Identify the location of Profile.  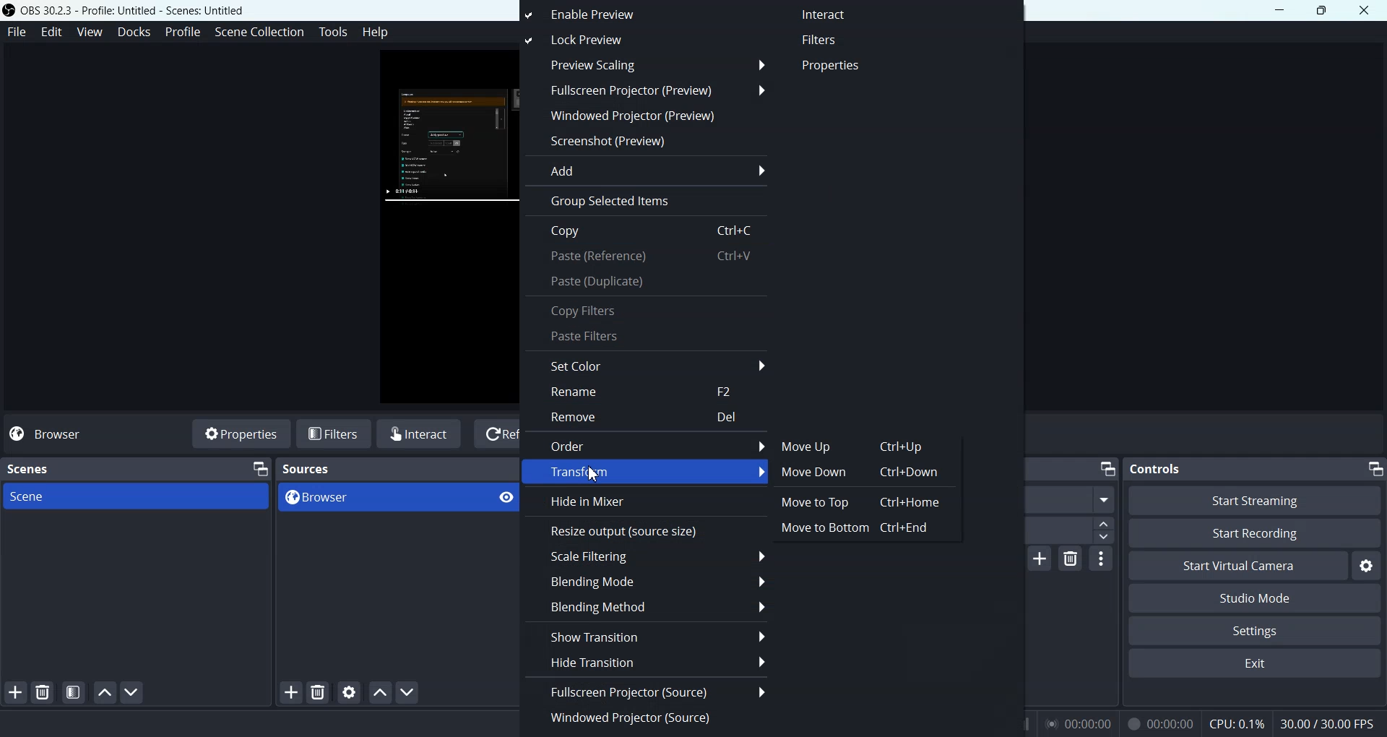
(183, 32).